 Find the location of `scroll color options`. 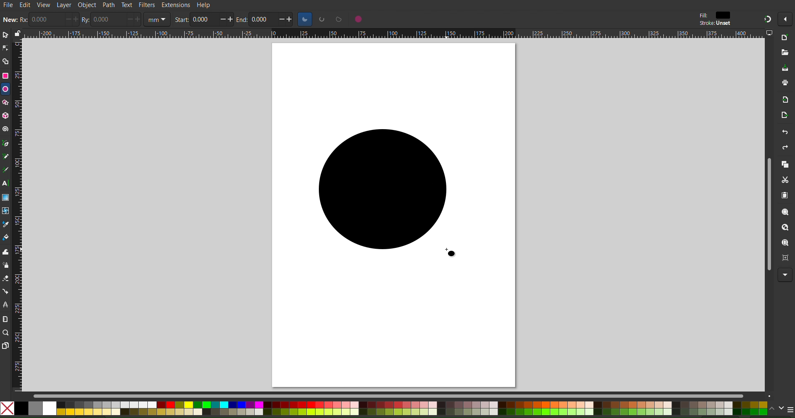

scroll color options is located at coordinates (776, 411).